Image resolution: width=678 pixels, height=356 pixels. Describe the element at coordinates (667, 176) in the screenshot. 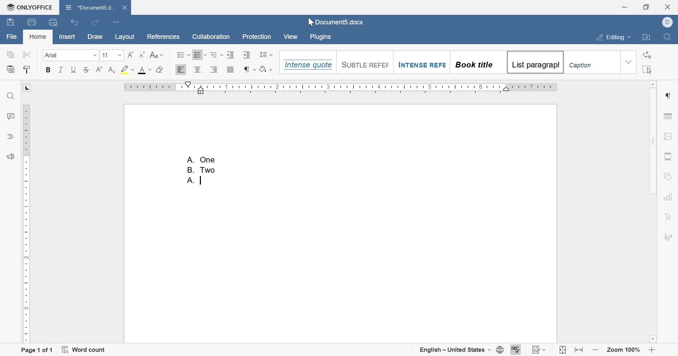

I see `shape settings` at that location.